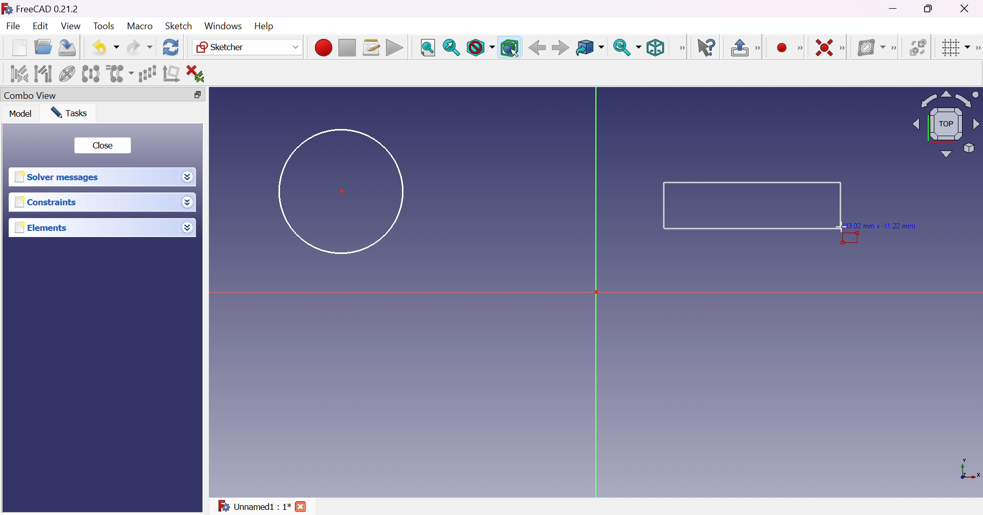 The image size is (983, 515). I want to click on Open..., so click(42, 48).